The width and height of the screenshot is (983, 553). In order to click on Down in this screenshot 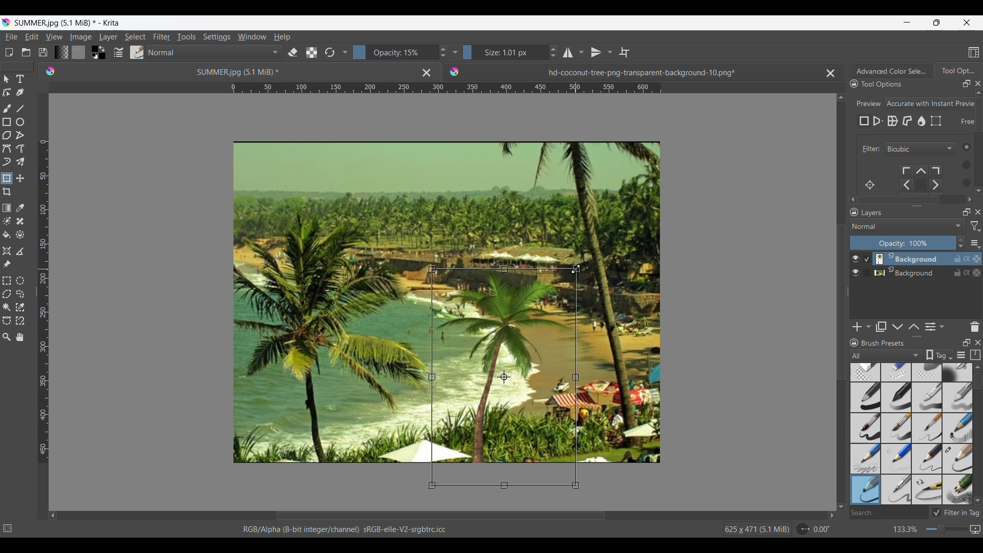, I will do `click(977, 188)`.